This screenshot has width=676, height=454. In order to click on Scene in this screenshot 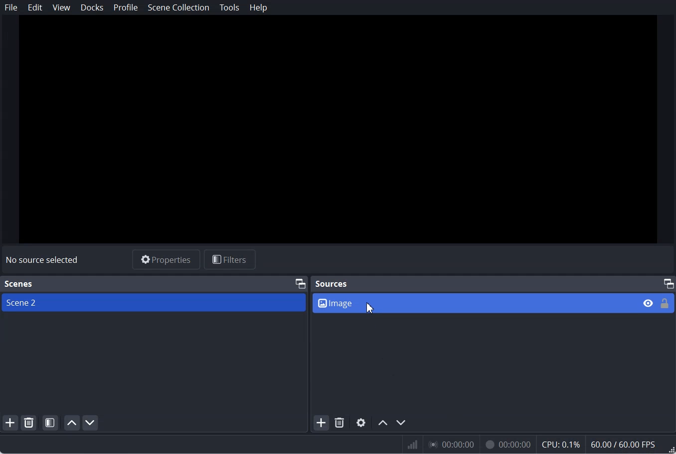, I will do `click(154, 303)`.